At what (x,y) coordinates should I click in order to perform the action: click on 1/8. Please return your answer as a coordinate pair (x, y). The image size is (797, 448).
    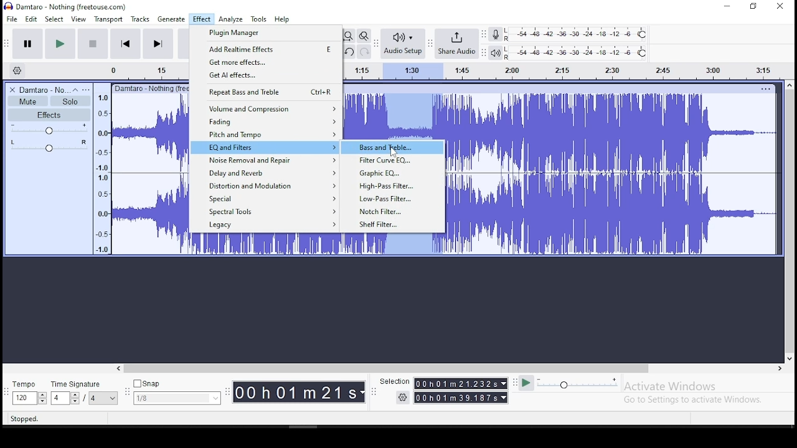
    Looking at the image, I should click on (167, 398).